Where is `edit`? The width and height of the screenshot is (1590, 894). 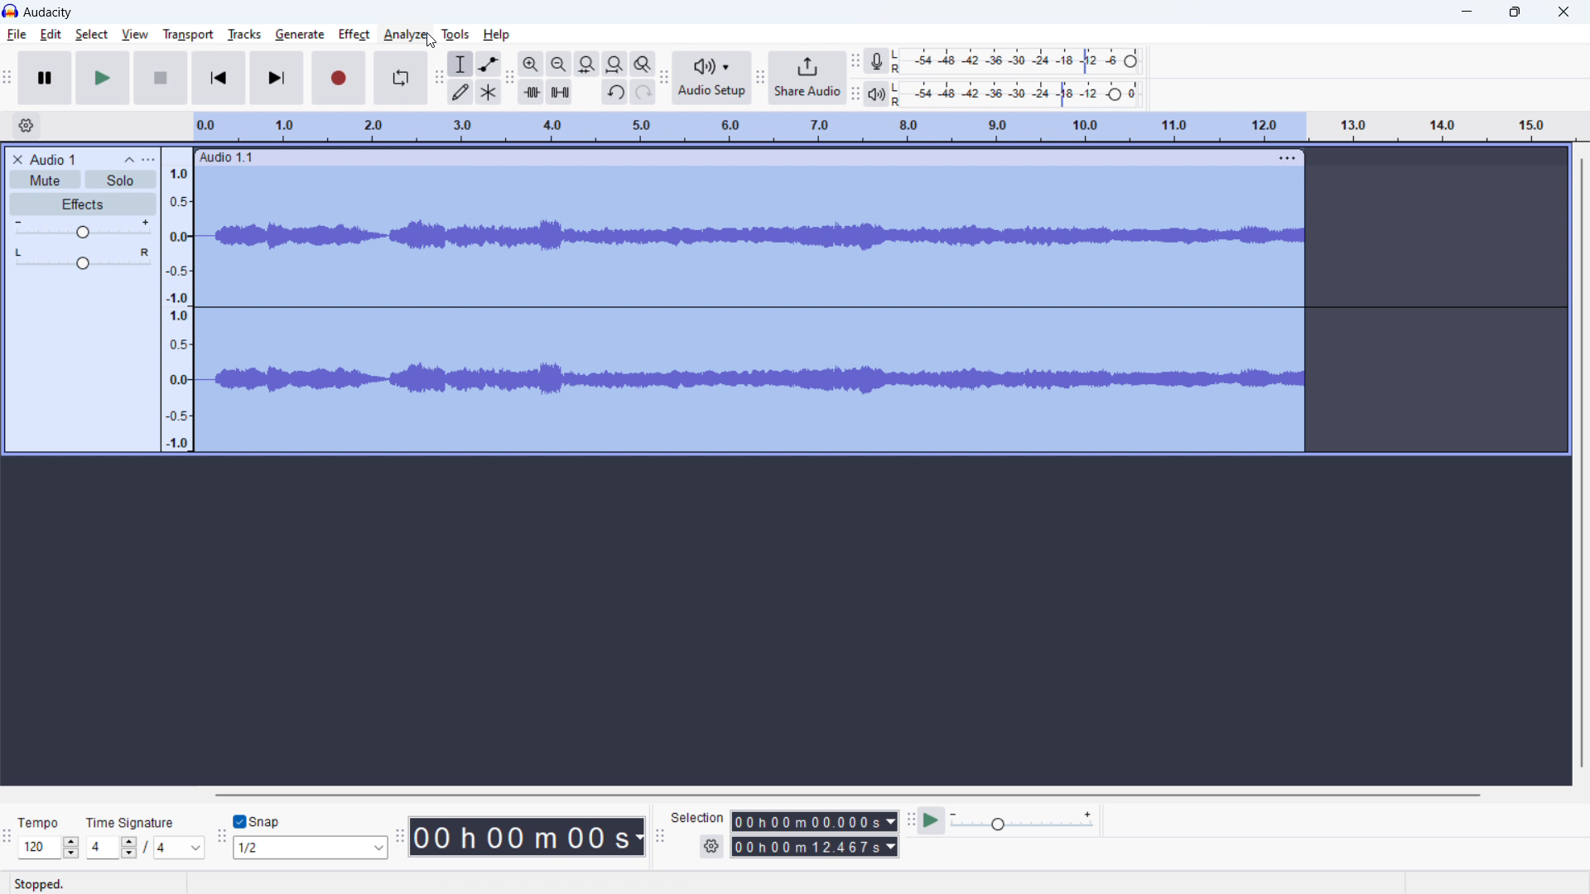
edit is located at coordinates (51, 35).